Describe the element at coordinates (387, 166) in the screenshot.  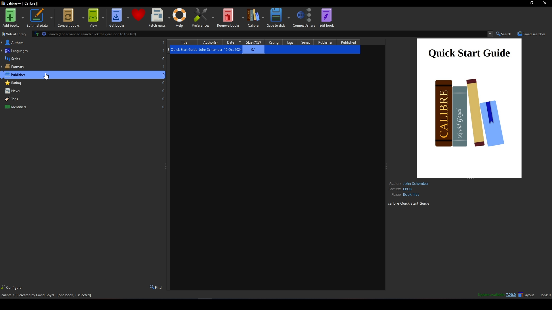
I see `Right panel slider` at that location.